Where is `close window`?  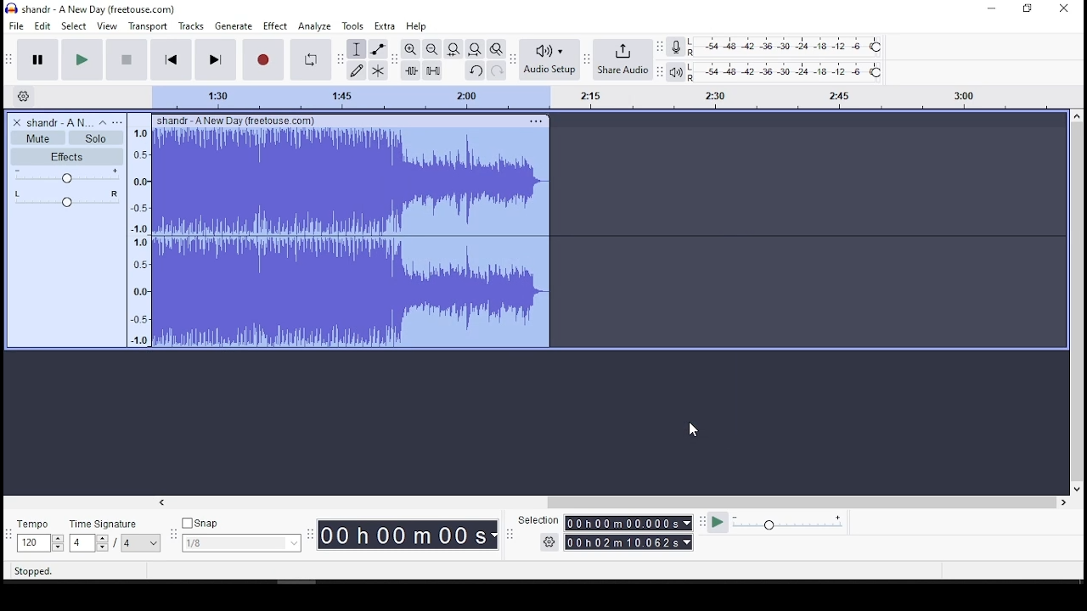
close window is located at coordinates (1066, 9).